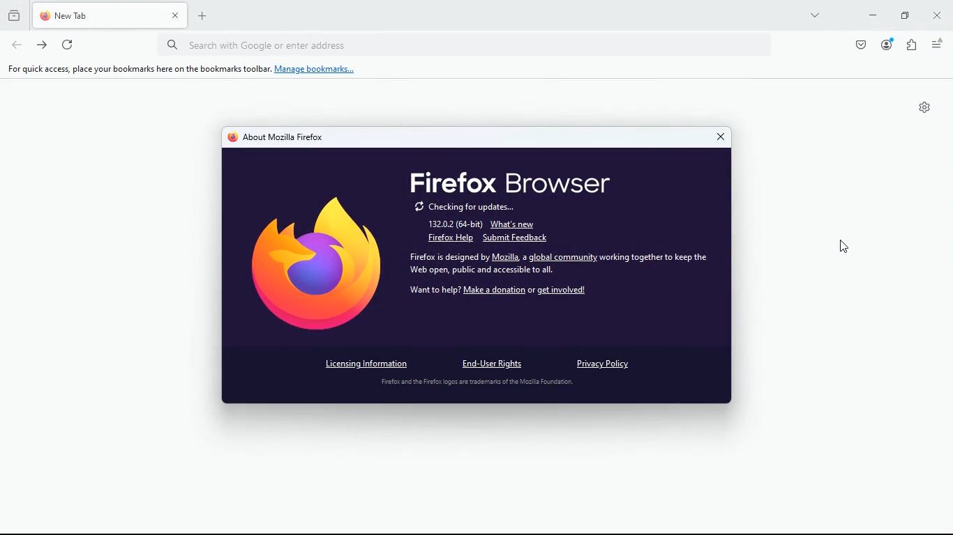  What do you see at coordinates (938, 45) in the screenshot?
I see `menu` at bounding box center [938, 45].